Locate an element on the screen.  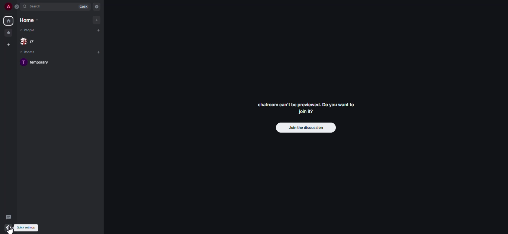
profile is located at coordinates (7, 6).